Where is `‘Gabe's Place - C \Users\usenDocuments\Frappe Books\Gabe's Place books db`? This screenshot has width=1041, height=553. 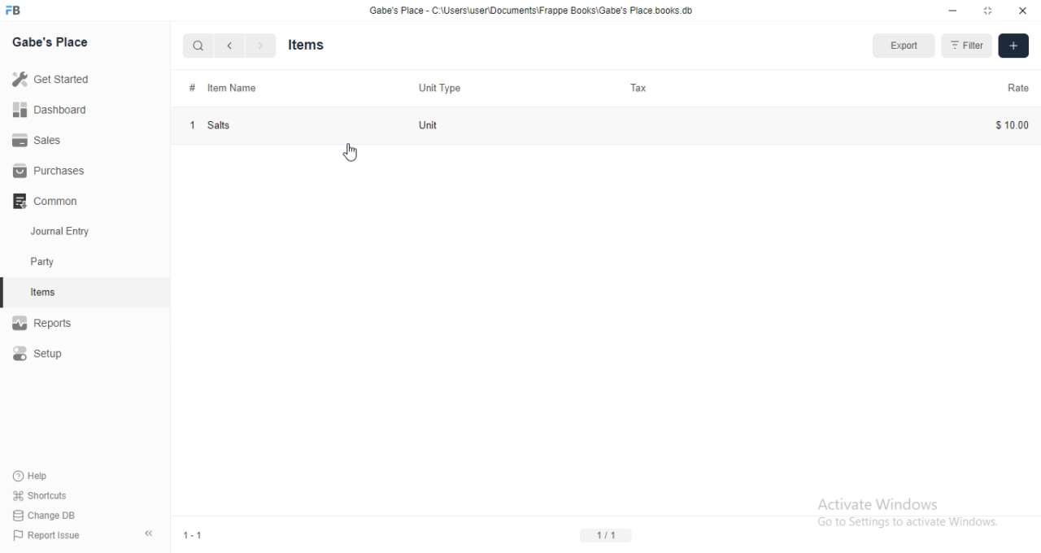 ‘Gabe's Place - C \Users\usenDocuments\Frappe Books\Gabe's Place books db is located at coordinates (532, 10).